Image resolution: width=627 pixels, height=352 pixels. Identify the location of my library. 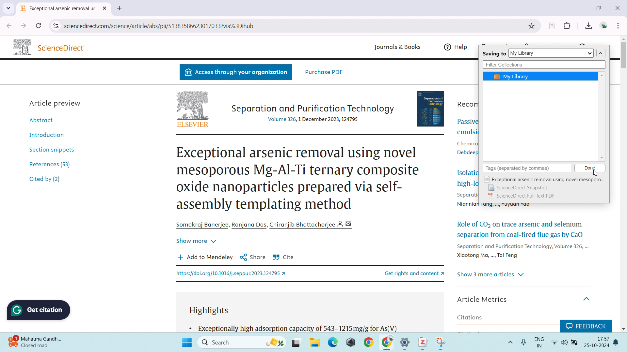
(540, 76).